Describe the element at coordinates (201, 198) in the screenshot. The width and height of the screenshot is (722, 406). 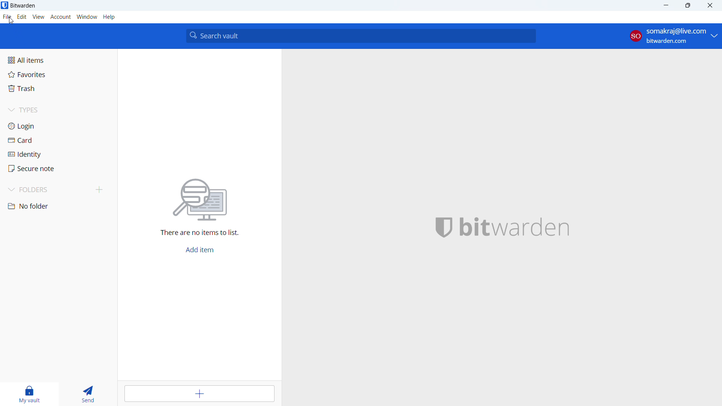
I see `search for file vector image` at that location.